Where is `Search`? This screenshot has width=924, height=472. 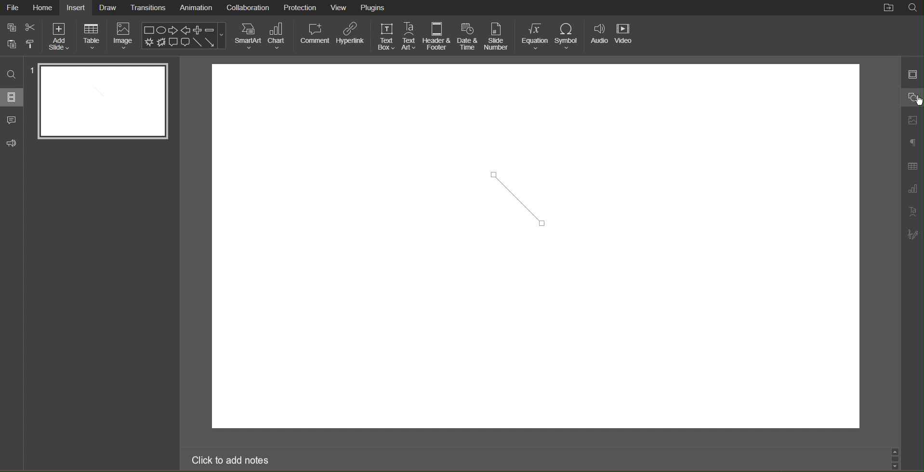
Search is located at coordinates (912, 8).